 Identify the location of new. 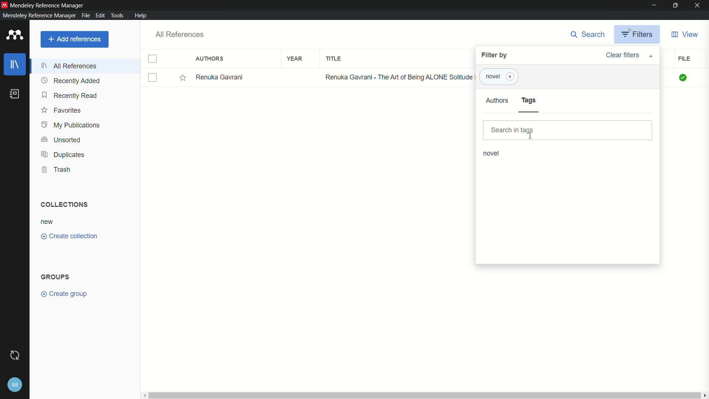
(47, 222).